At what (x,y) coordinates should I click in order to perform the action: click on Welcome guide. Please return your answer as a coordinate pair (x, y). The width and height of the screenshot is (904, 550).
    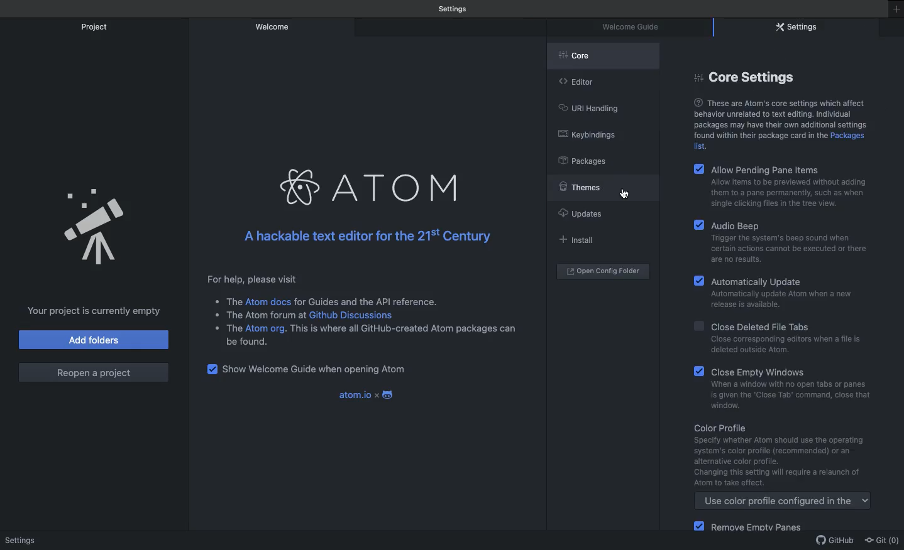
    Looking at the image, I should click on (635, 26).